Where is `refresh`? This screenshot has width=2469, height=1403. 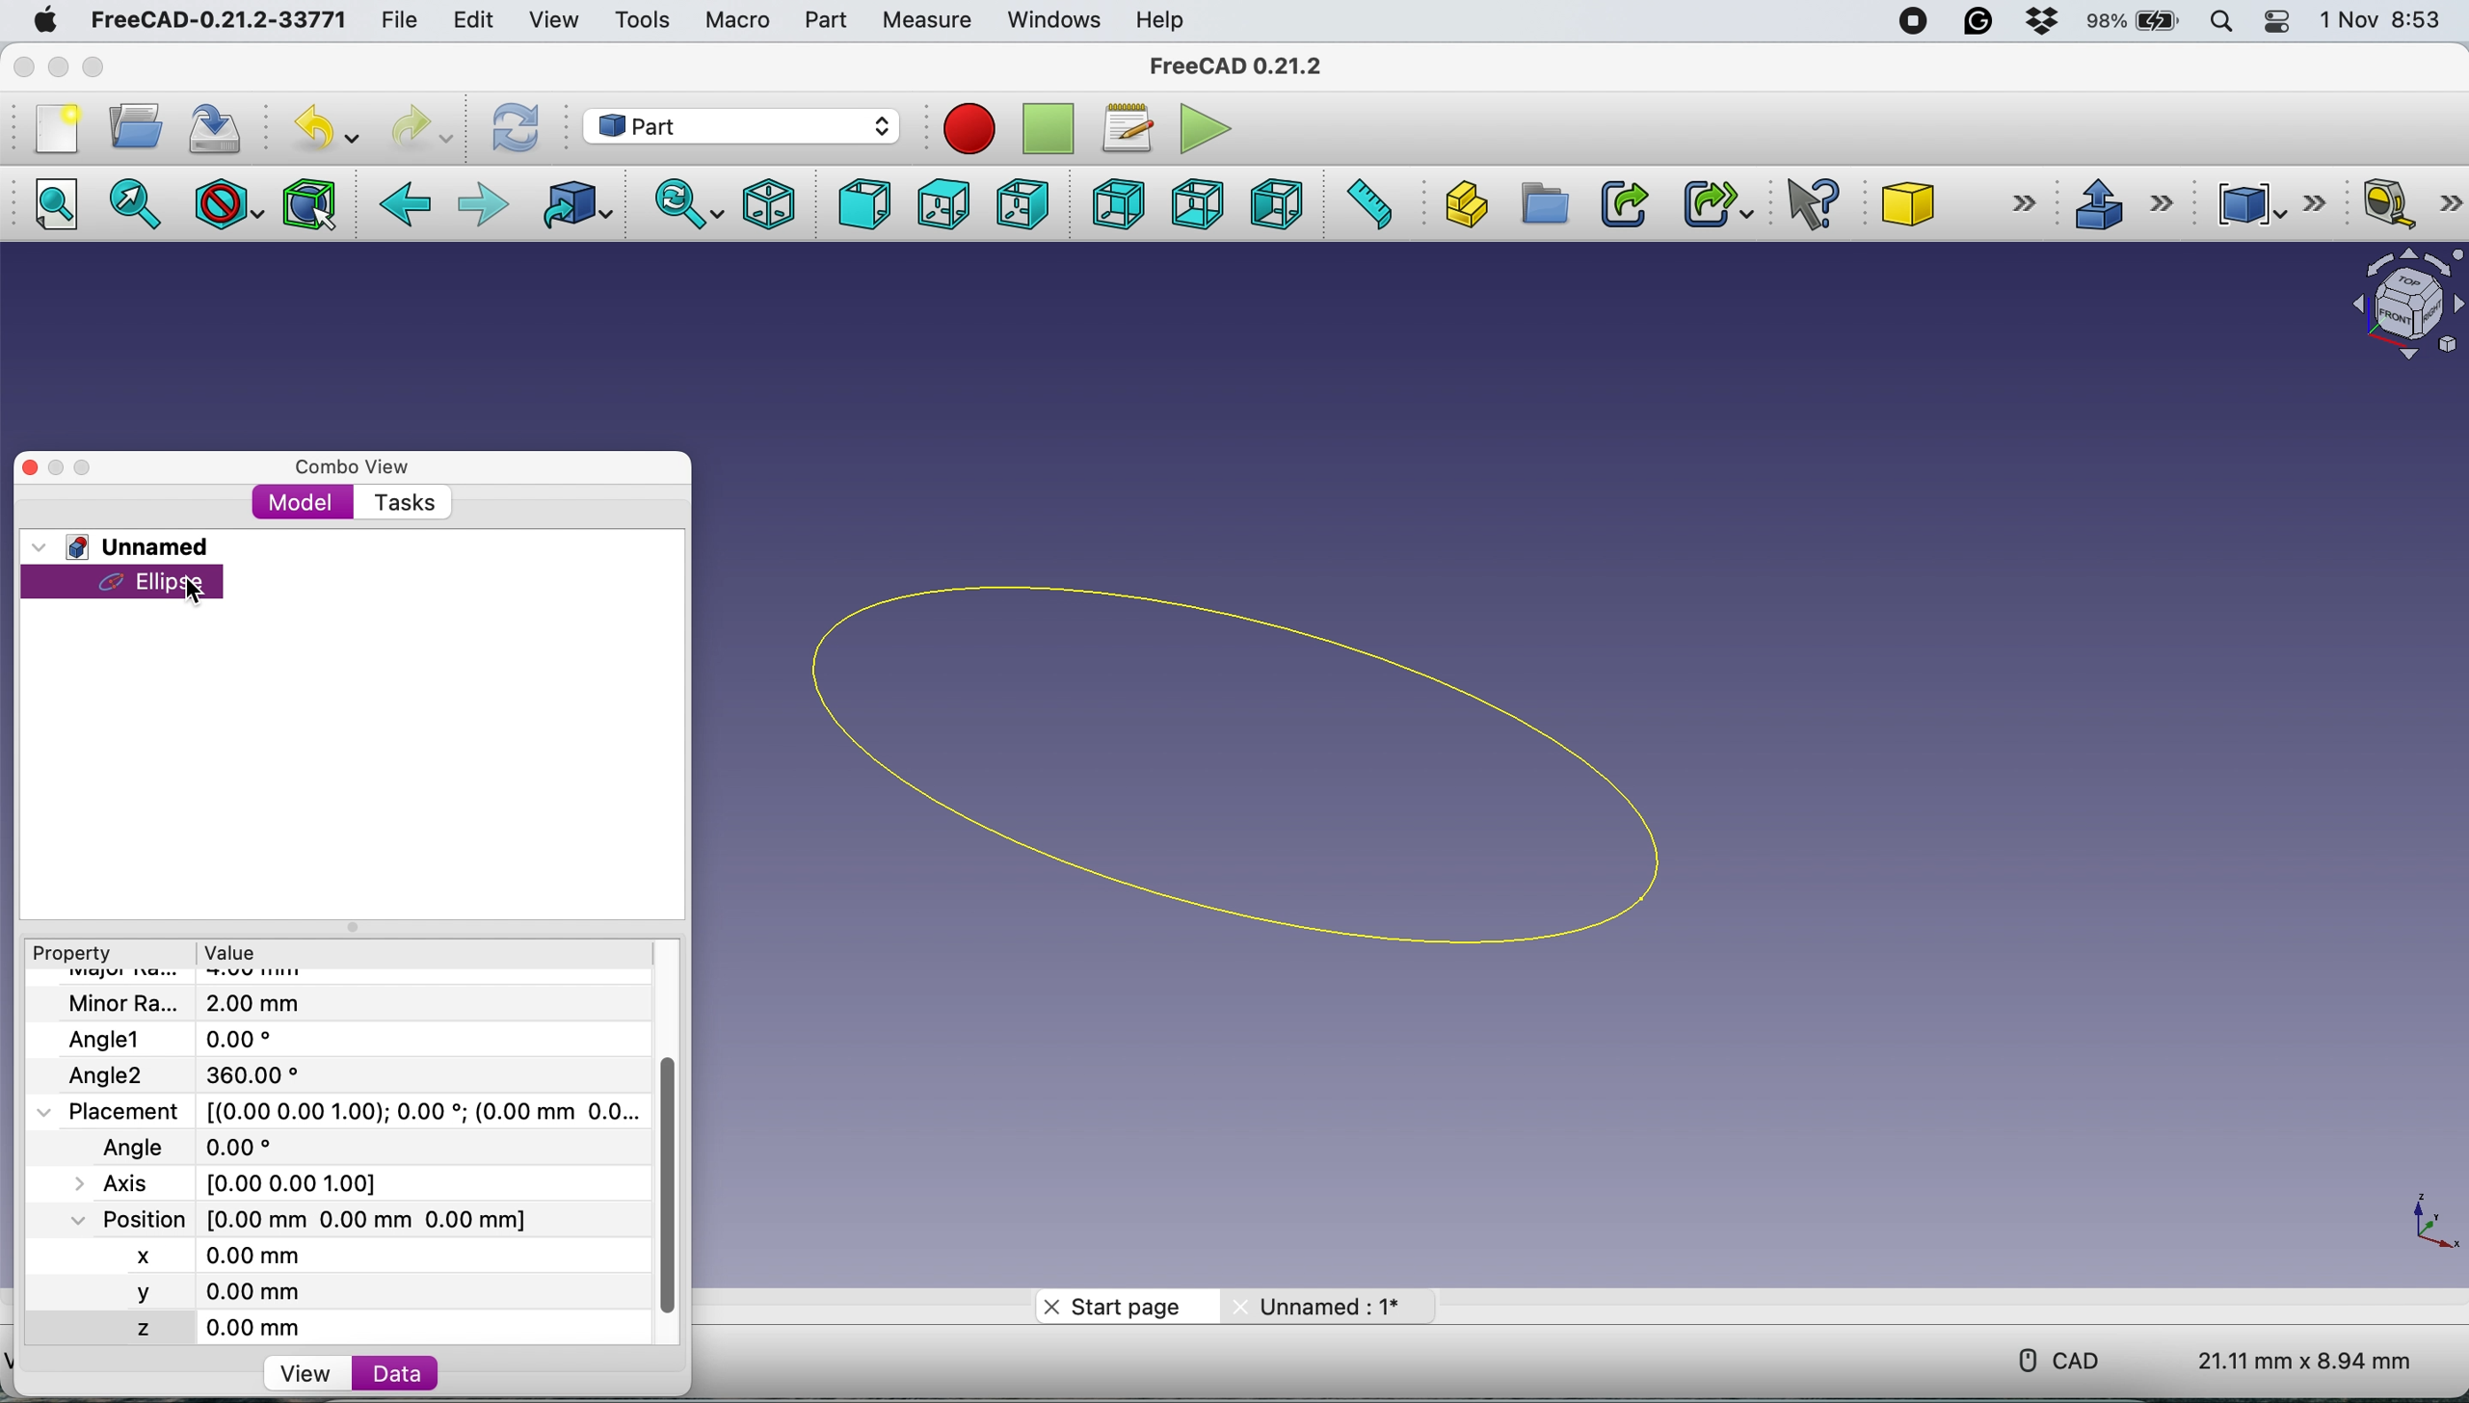
refresh is located at coordinates (515, 128).